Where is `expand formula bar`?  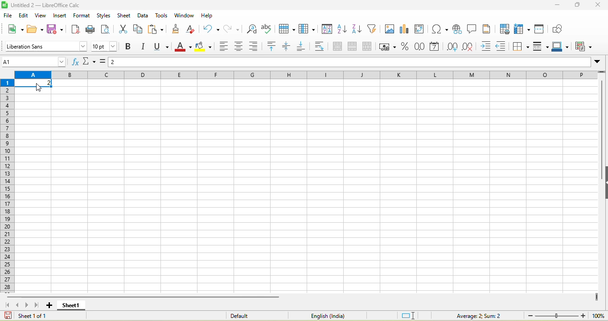
expand formula bar is located at coordinates (600, 62).